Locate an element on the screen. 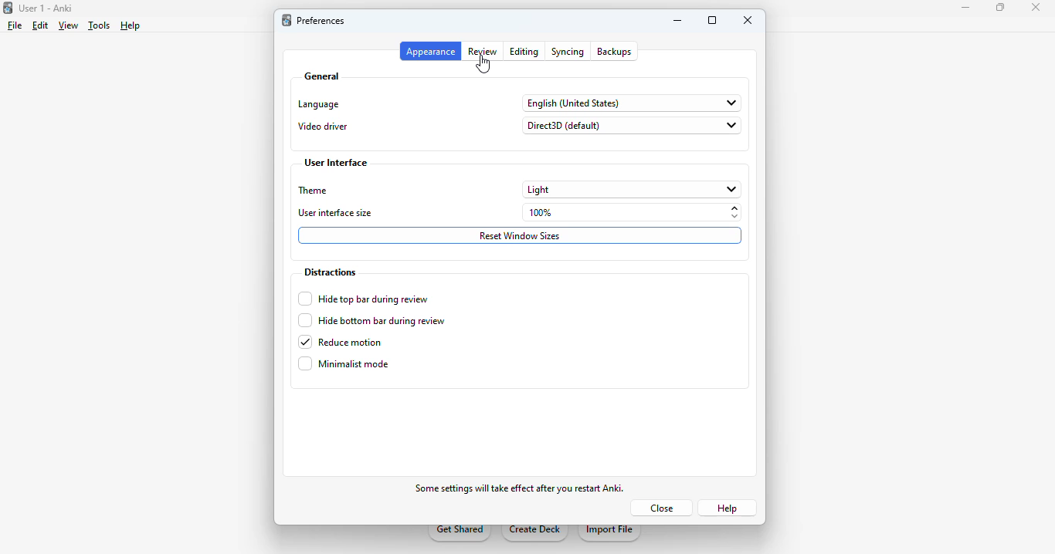  close is located at coordinates (1036, 9).